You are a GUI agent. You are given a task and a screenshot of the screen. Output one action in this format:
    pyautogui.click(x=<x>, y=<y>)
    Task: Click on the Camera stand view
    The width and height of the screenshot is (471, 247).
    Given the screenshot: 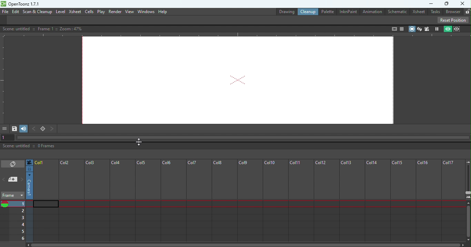 What is the action you would take?
    pyautogui.click(x=411, y=29)
    